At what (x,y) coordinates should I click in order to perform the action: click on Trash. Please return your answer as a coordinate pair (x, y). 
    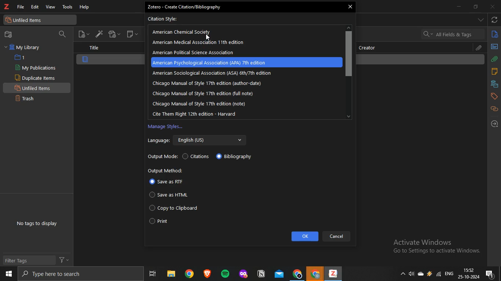
    Looking at the image, I should click on (28, 98).